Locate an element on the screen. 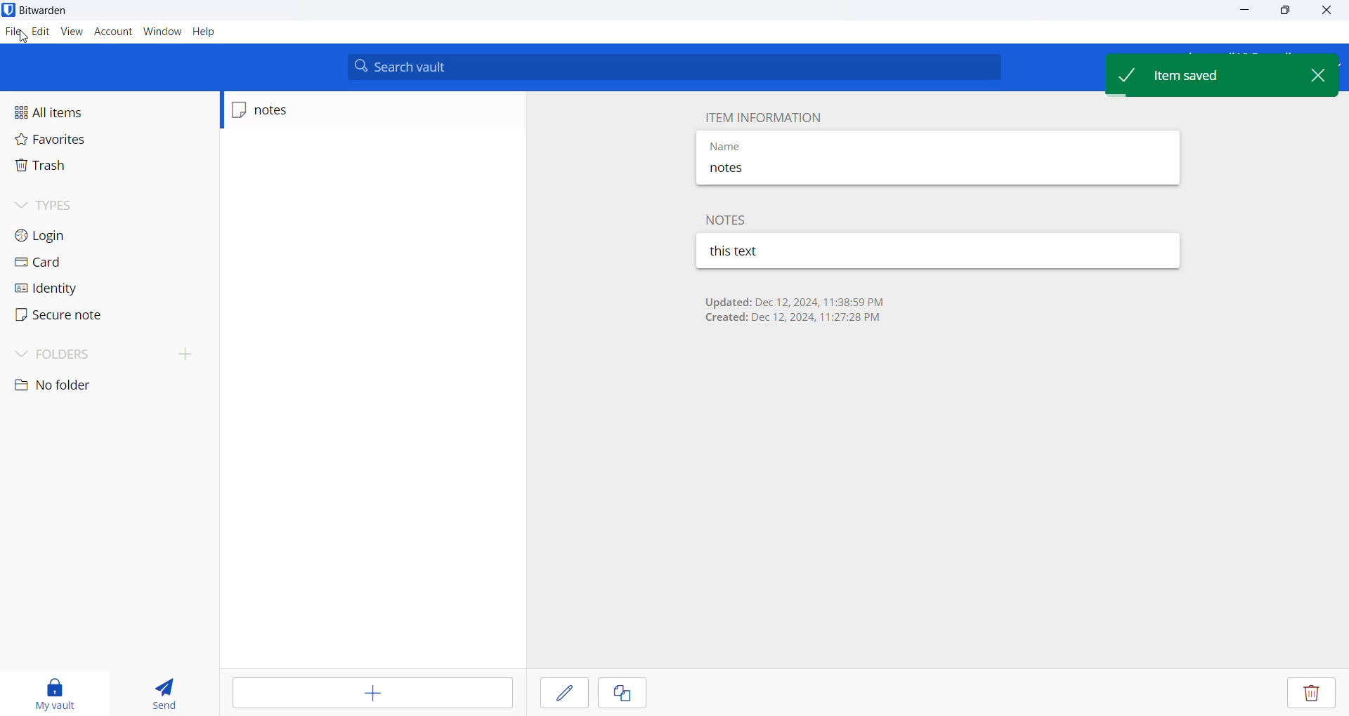 This screenshot has width=1349, height=716. notes is located at coordinates (778, 171).